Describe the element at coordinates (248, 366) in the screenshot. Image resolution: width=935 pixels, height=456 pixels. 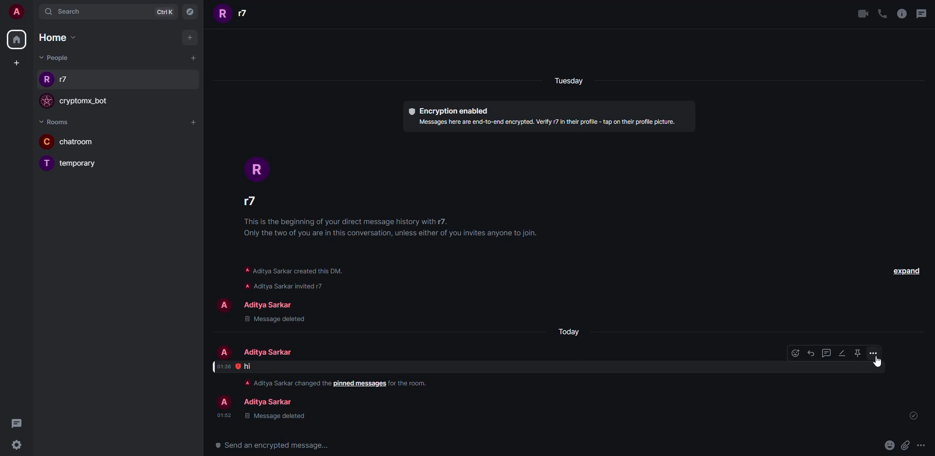
I see `message` at that location.